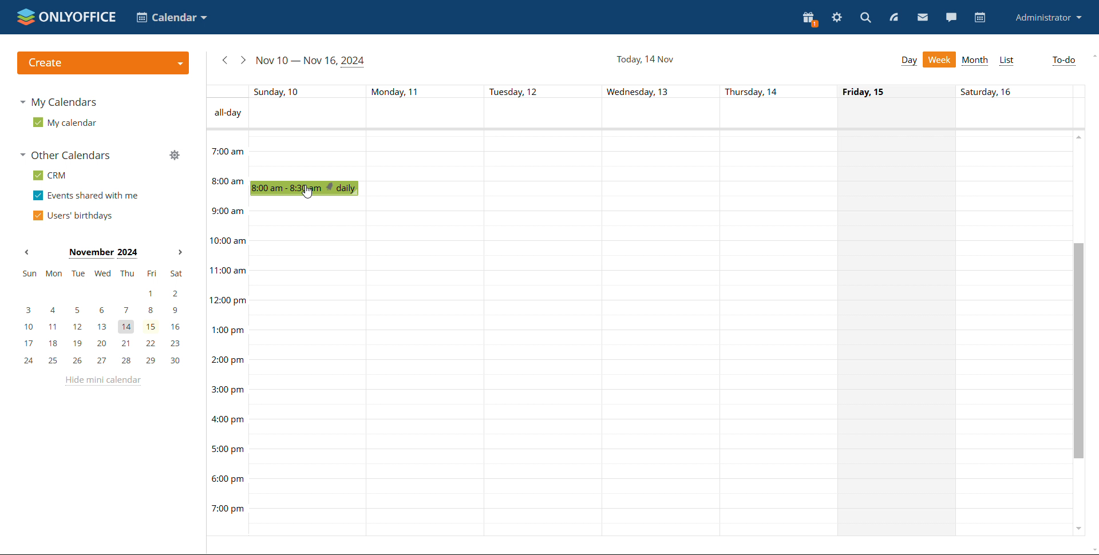  Describe the element at coordinates (224, 60) in the screenshot. I see `previous week` at that location.